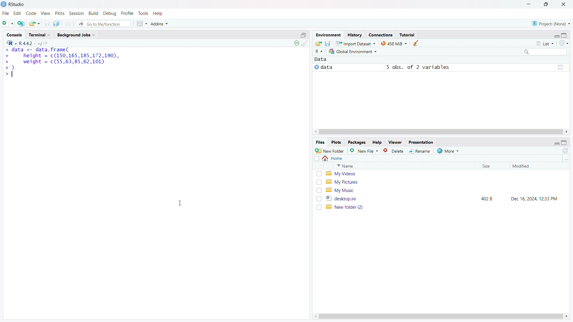 This screenshot has height=322, width=573. I want to click on modified, so click(532, 166).